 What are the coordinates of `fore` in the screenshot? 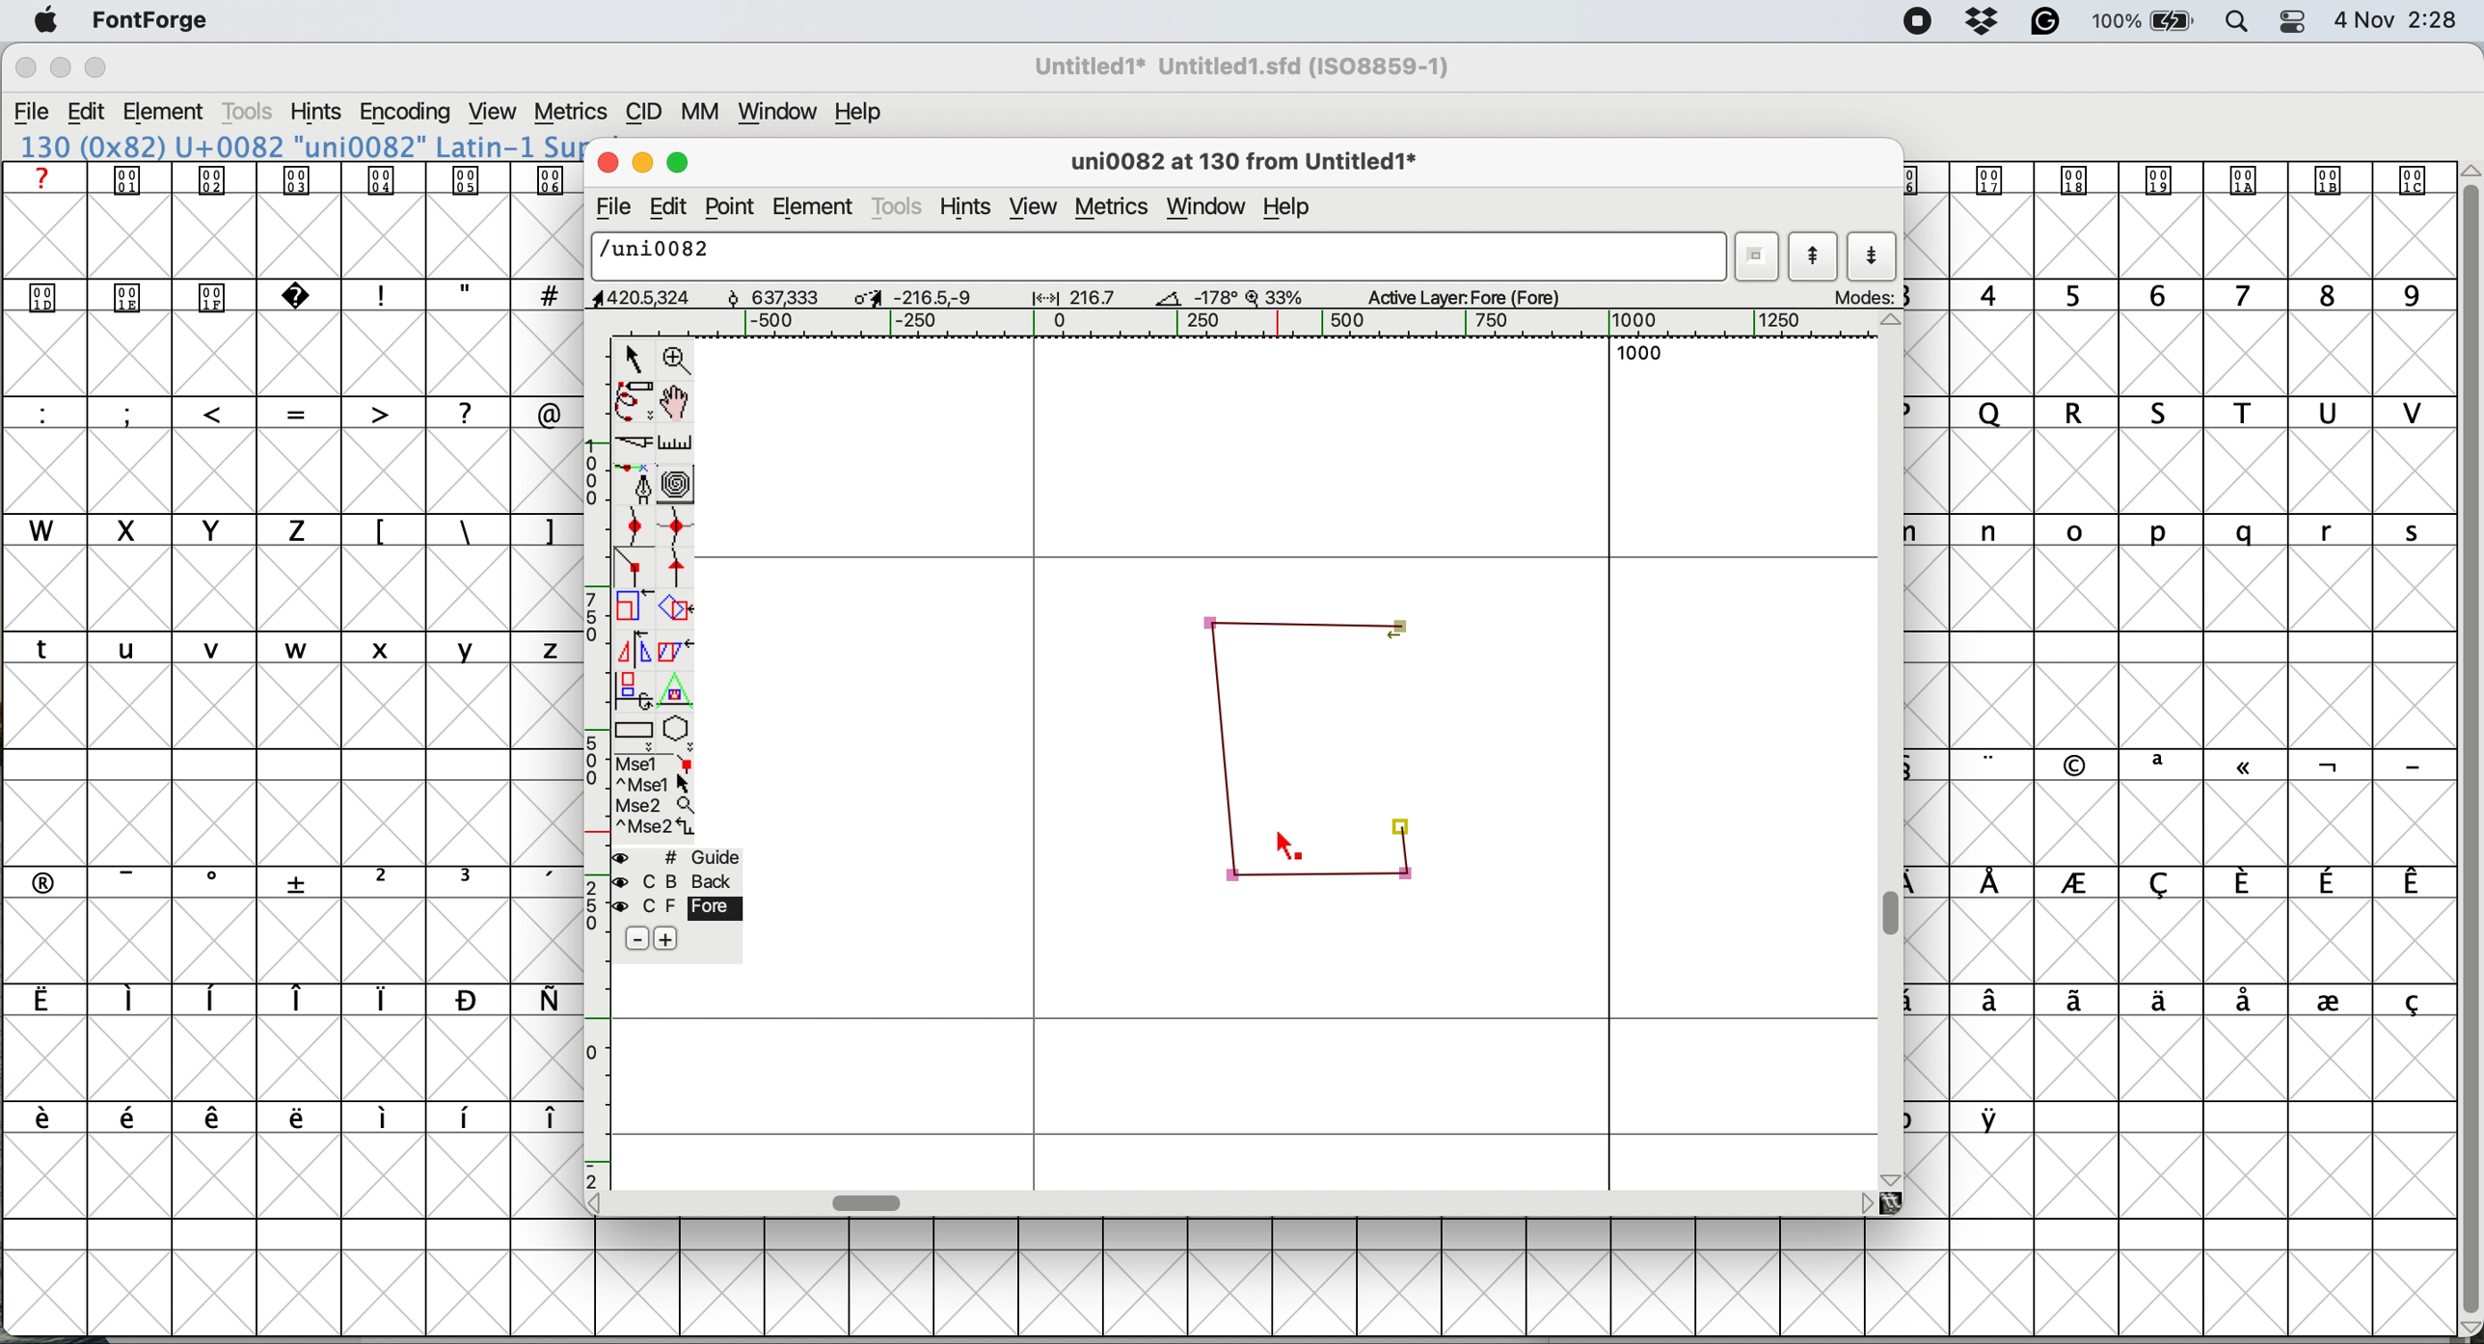 It's located at (677, 906).